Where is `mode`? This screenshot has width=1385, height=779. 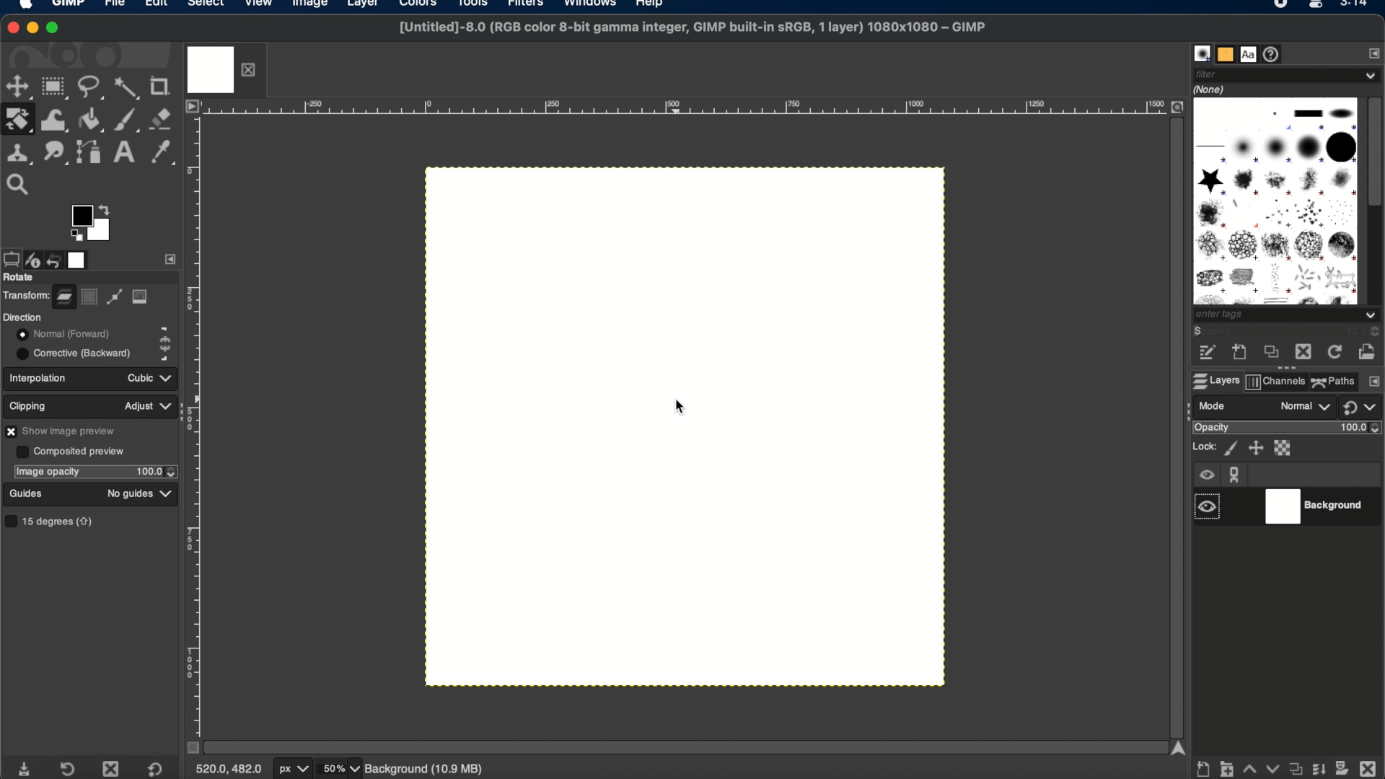
mode is located at coordinates (1214, 405).